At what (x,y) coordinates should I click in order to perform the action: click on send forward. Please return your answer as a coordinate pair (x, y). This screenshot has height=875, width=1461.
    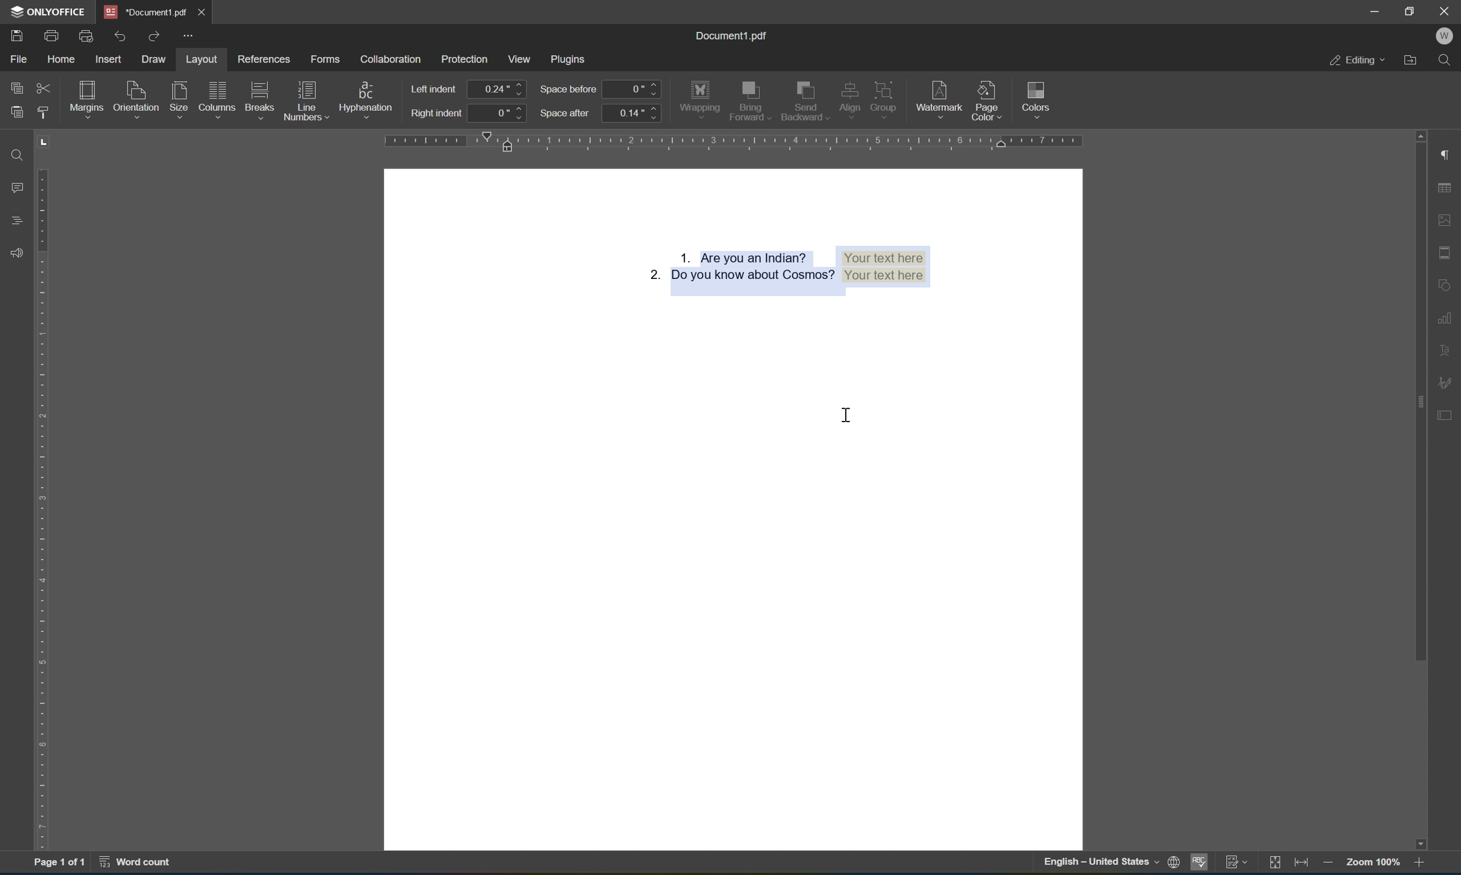
    Looking at the image, I should click on (751, 101).